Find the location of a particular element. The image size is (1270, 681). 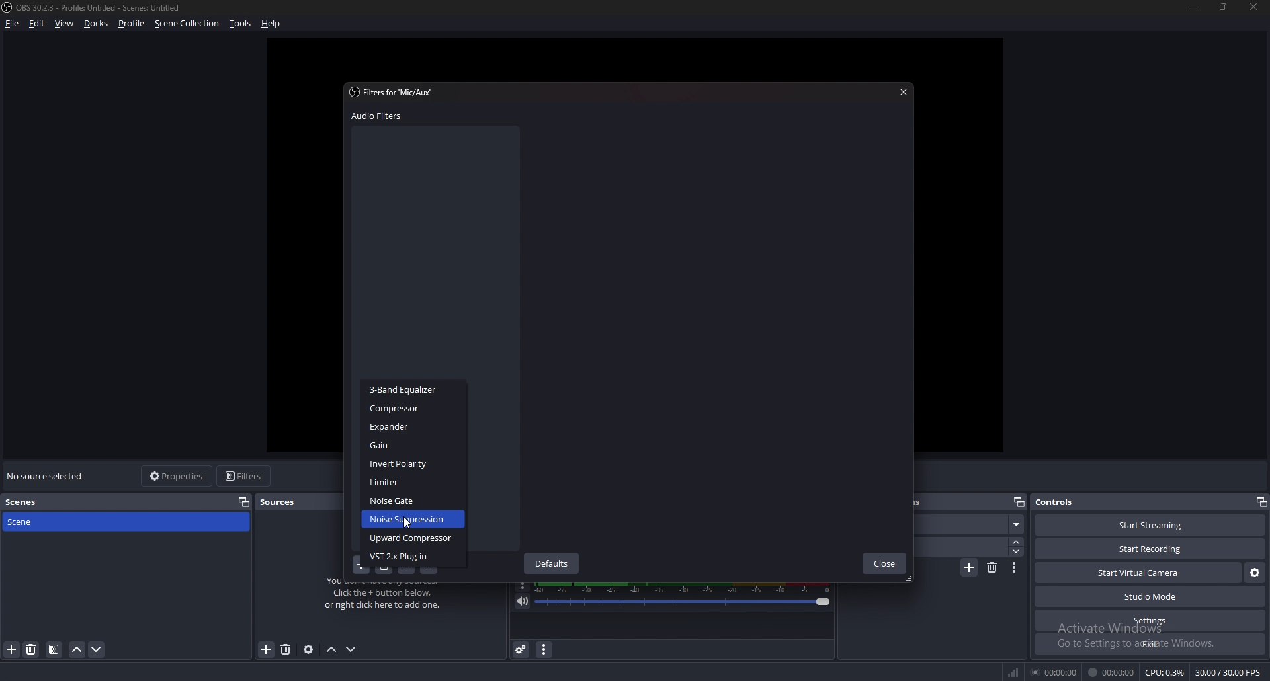

properties is located at coordinates (181, 477).